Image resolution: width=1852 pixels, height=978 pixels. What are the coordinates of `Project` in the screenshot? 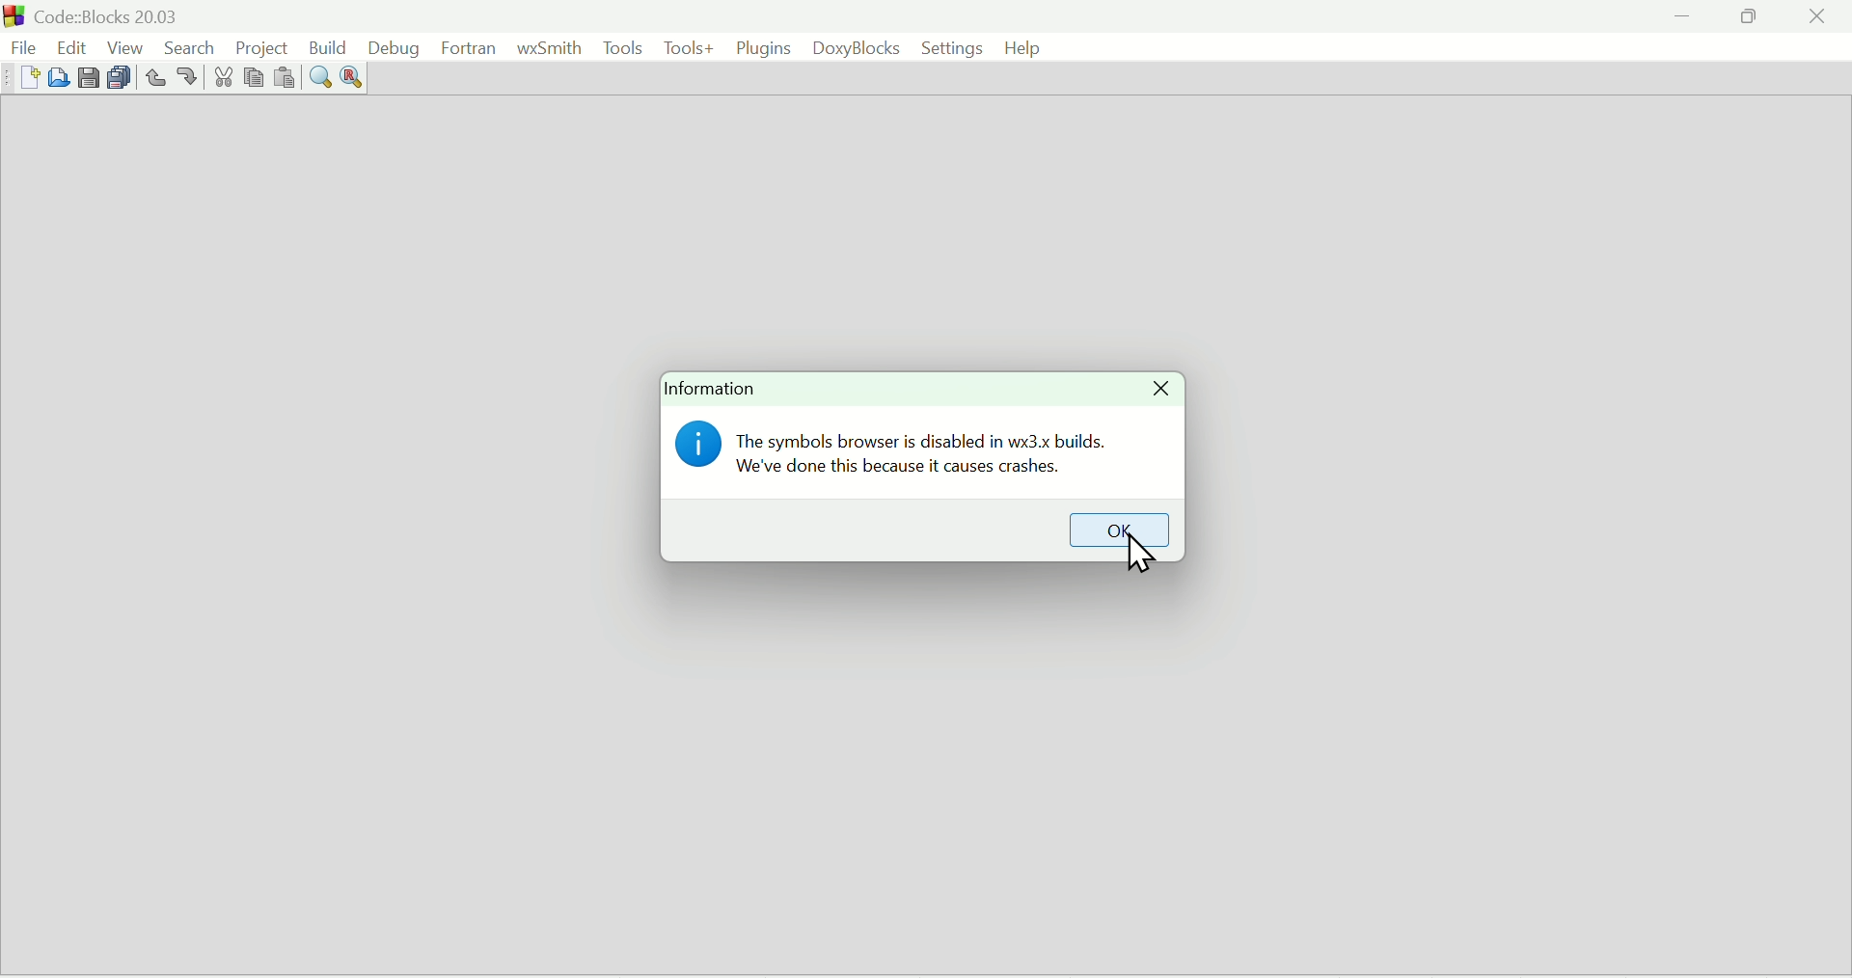 It's located at (258, 45).